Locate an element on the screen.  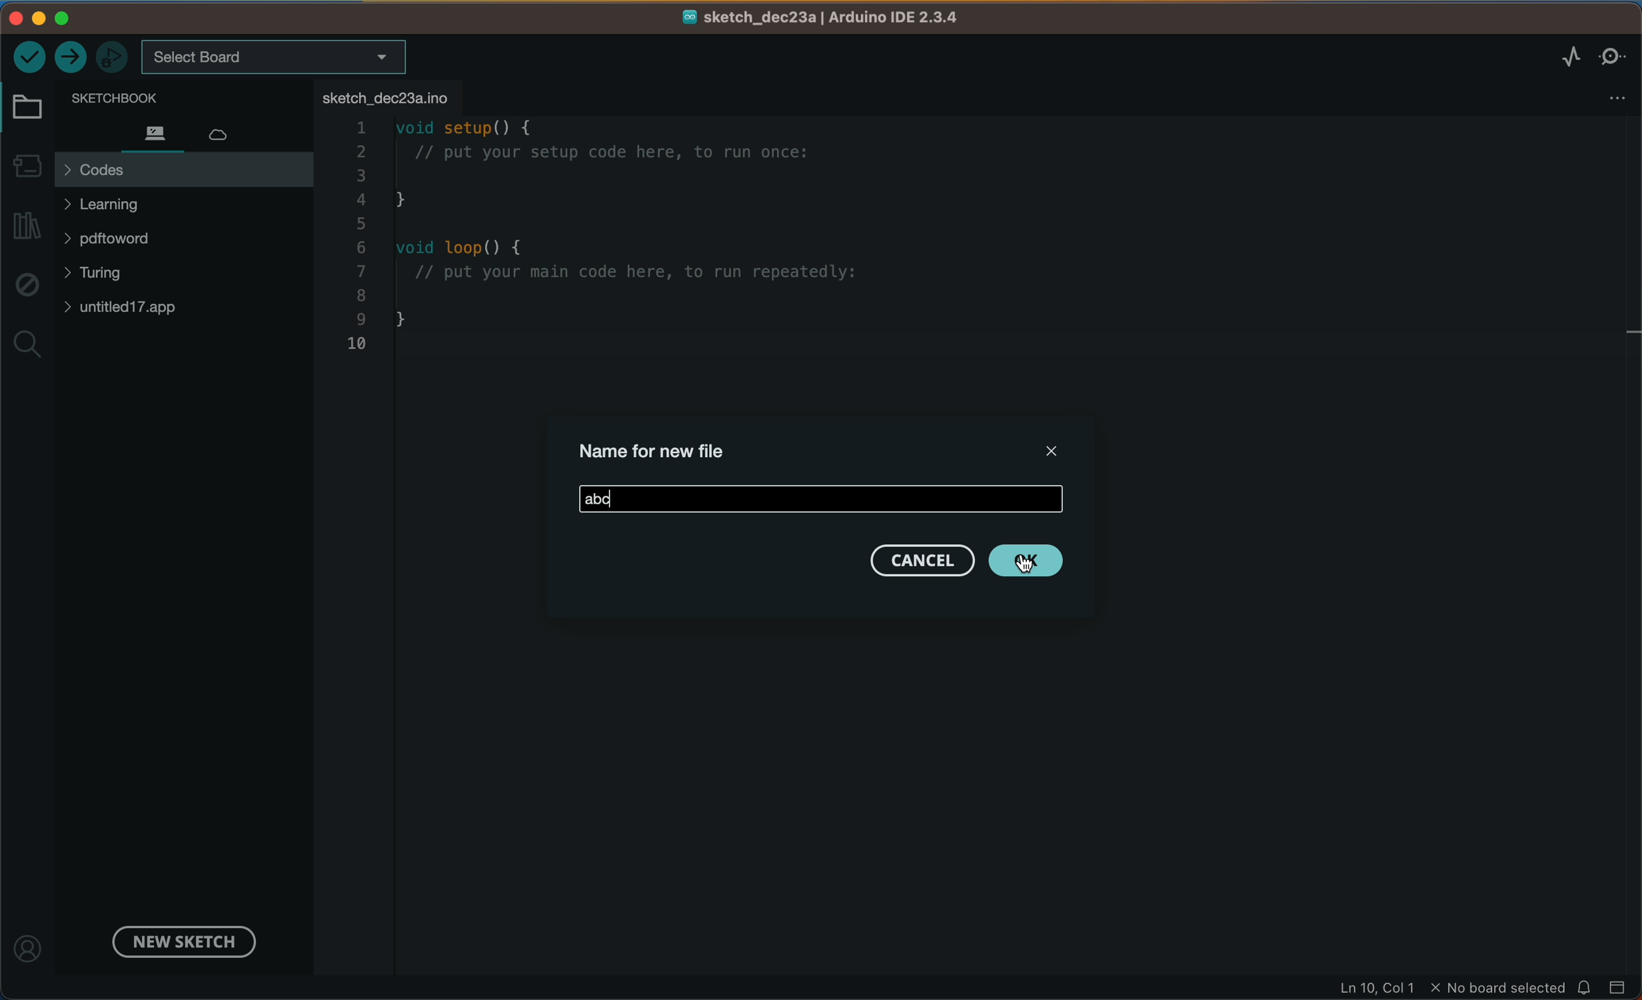
name for new file is located at coordinates (660, 448).